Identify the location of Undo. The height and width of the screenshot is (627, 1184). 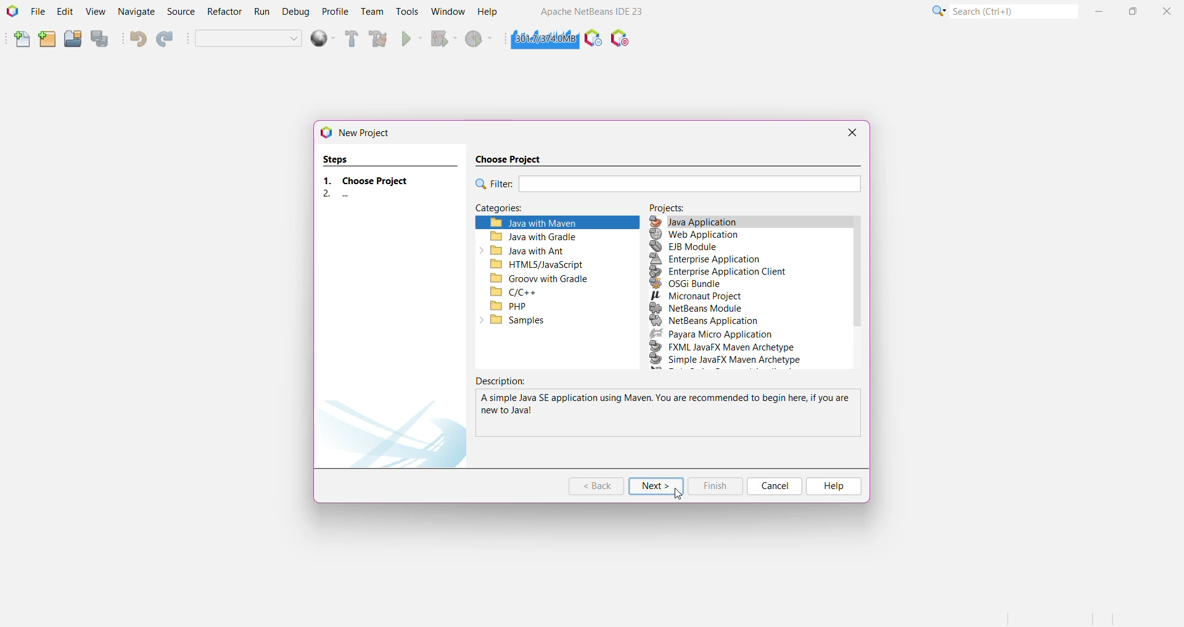
(138, 40).